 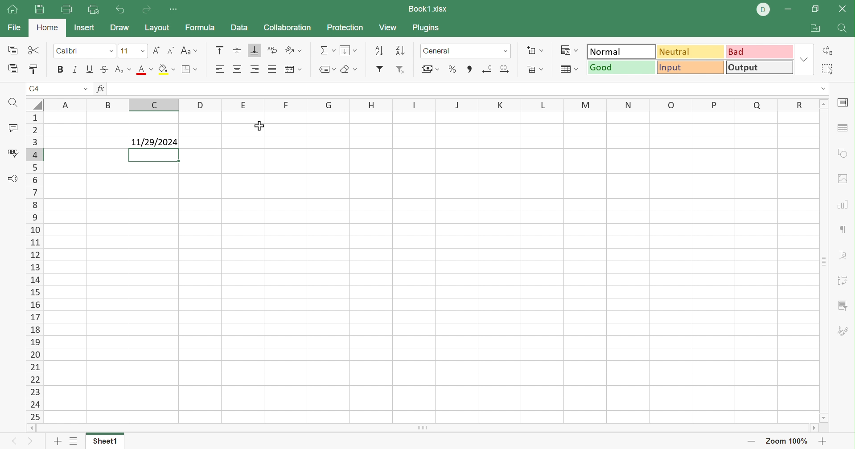 I want to click on Bold, so click(x=59, y=70).